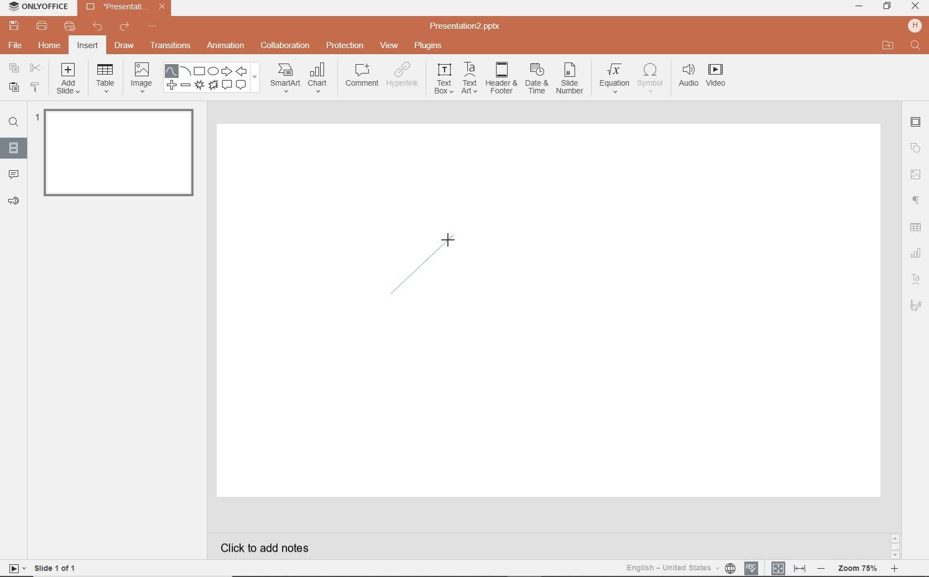 Image resolution: width=929 pixels, height=577 pixels. What do you see at coordinates (142, 76) in the screenshot?
I see `IMAGE` at bounding box center [142, 76].